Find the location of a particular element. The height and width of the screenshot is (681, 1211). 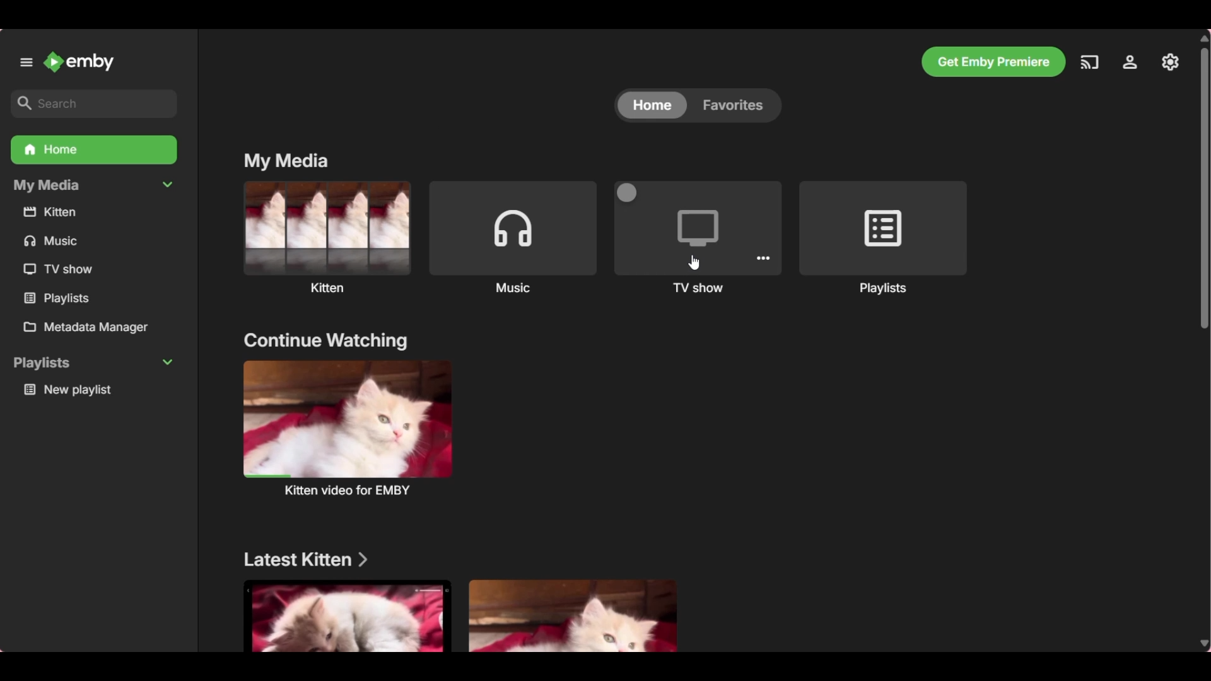

Settings is located at coordinates (1130, 62).